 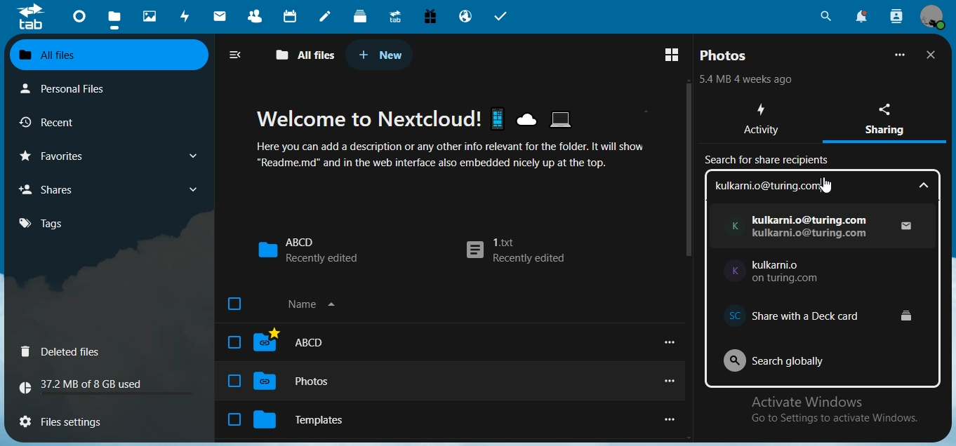 What do you see at coordinates (812, 227) in the screenshot?
I see `mail id` at bounding box center [812, 227].